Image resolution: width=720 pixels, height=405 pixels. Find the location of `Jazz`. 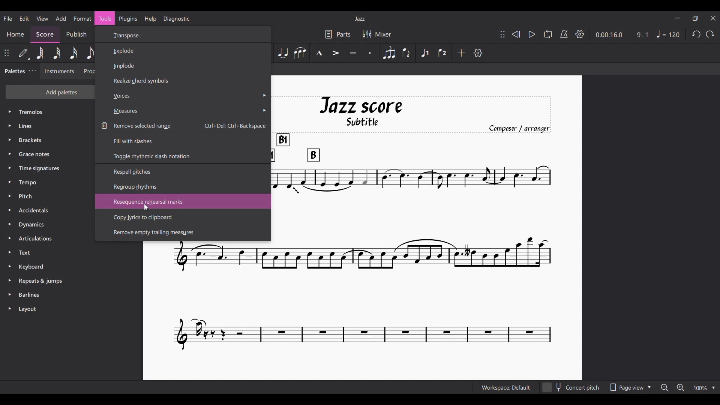

Jazz is located at coordinates (360, 18).